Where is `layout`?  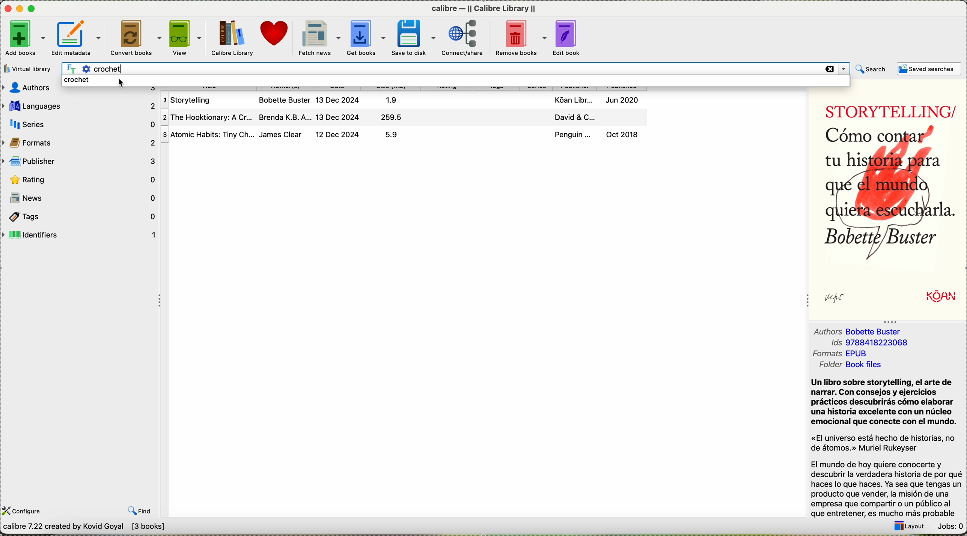 layout is located at coordinates (910, 527).